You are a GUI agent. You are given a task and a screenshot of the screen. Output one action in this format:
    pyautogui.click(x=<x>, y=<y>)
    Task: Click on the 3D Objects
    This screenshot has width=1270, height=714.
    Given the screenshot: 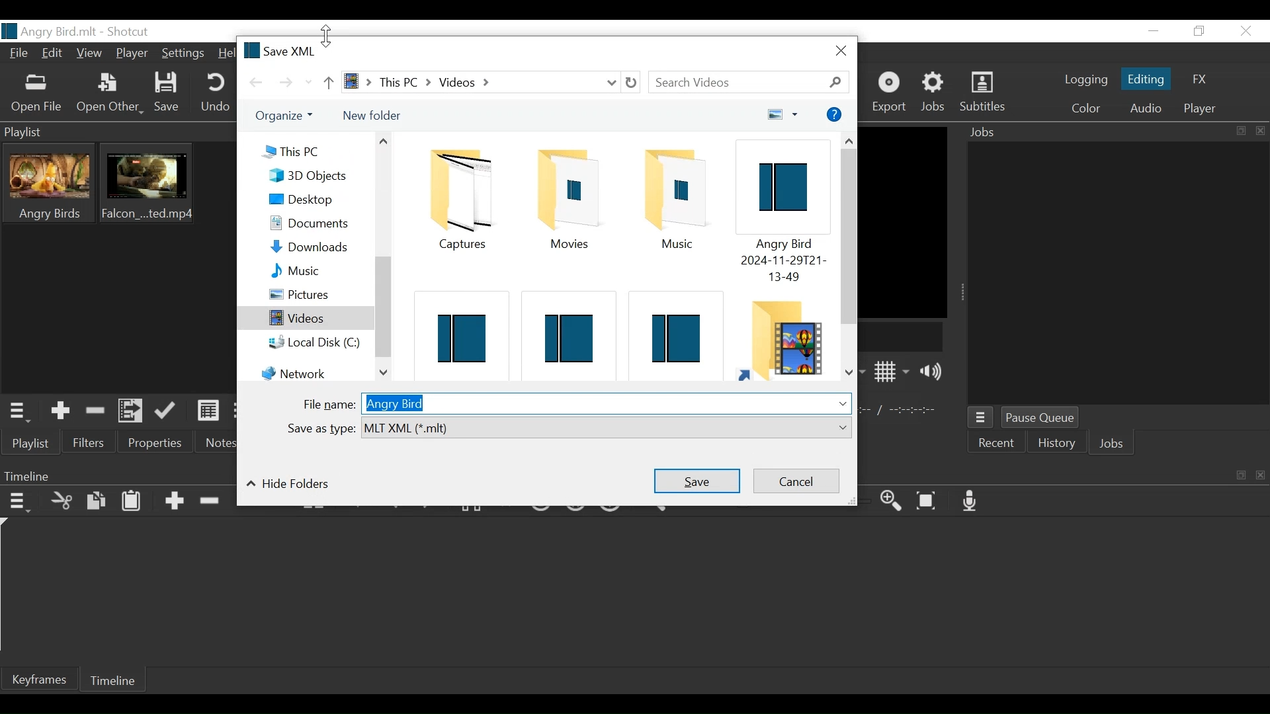 What is the action you would take?
    pyautogui.click(x=316, y=177)
    